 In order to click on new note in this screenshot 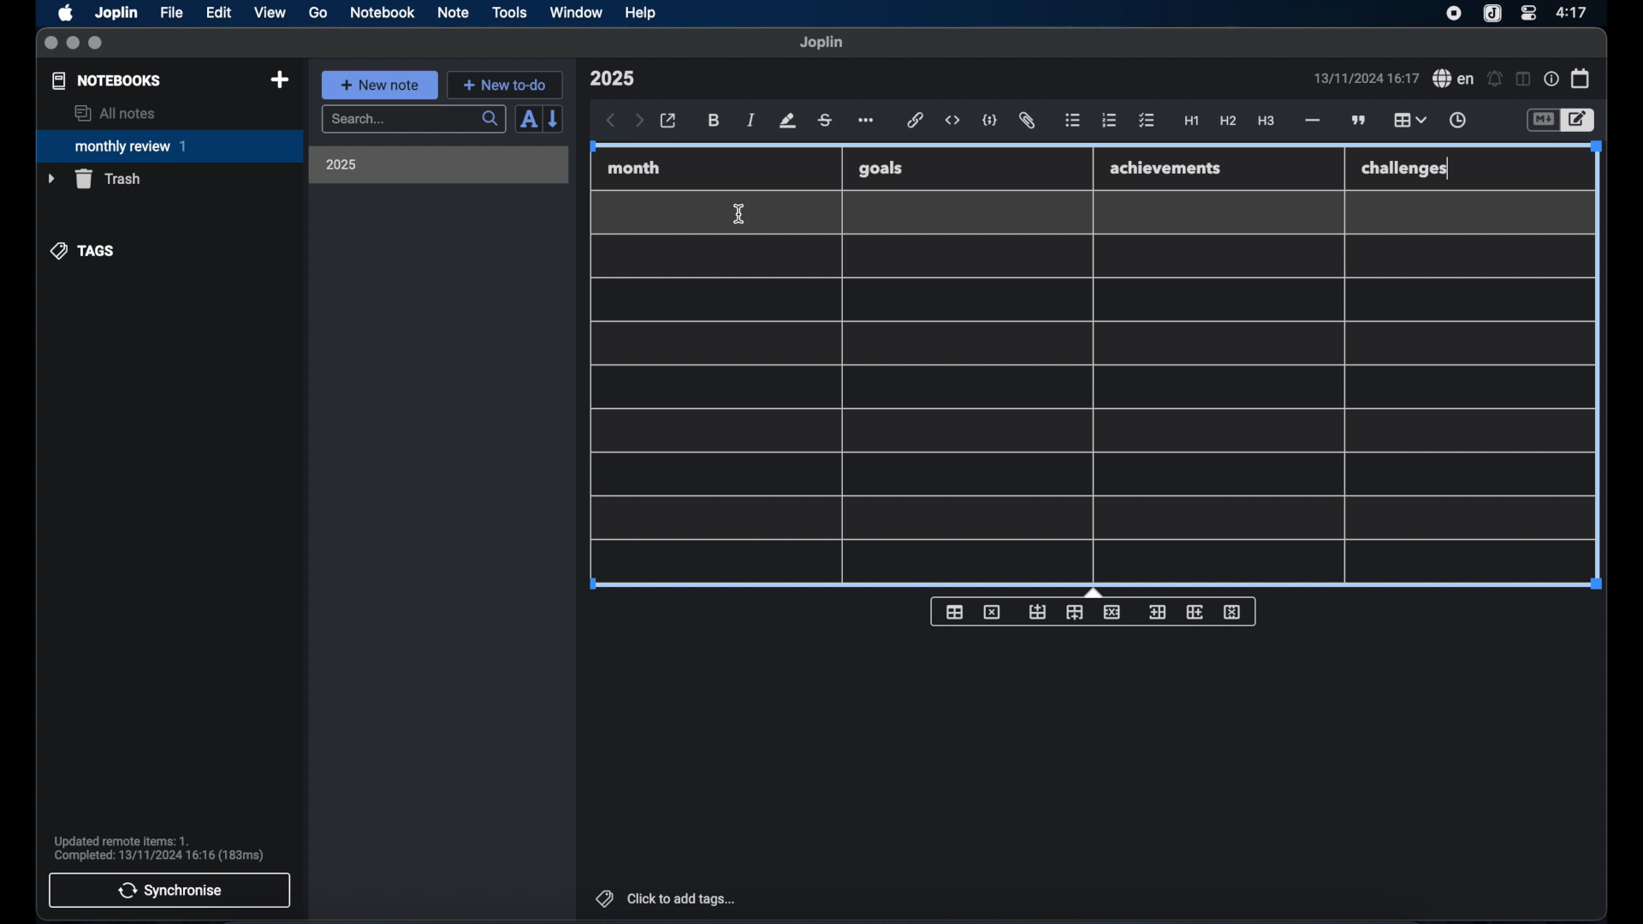, I will do `click(379, 85)`.